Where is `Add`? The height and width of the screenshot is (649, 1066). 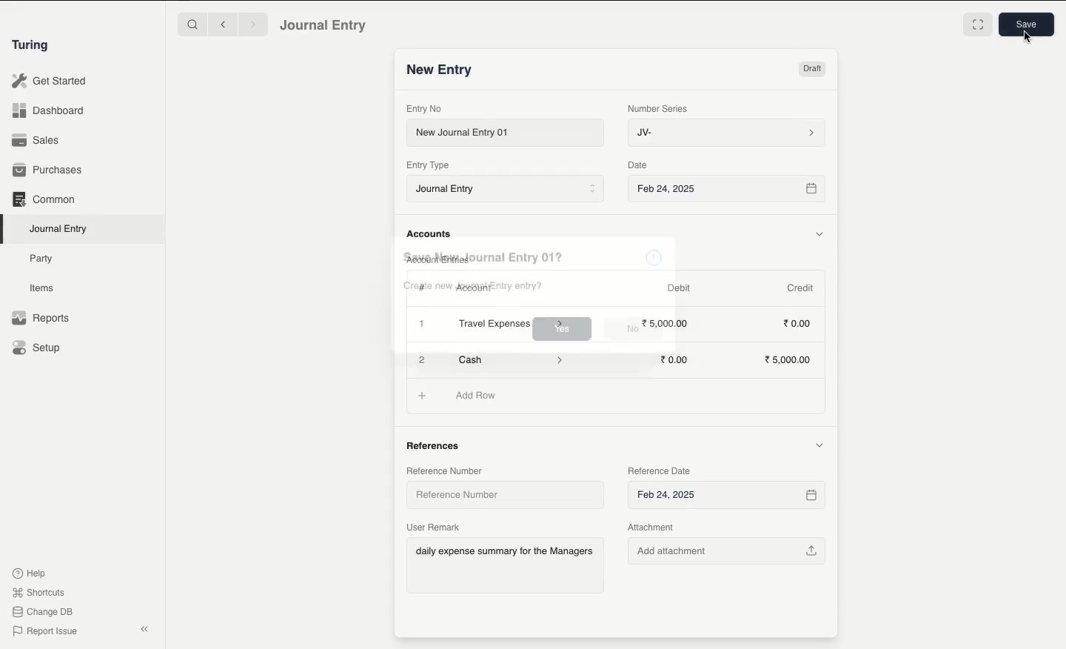 Add is located at coordinates (423, 324).